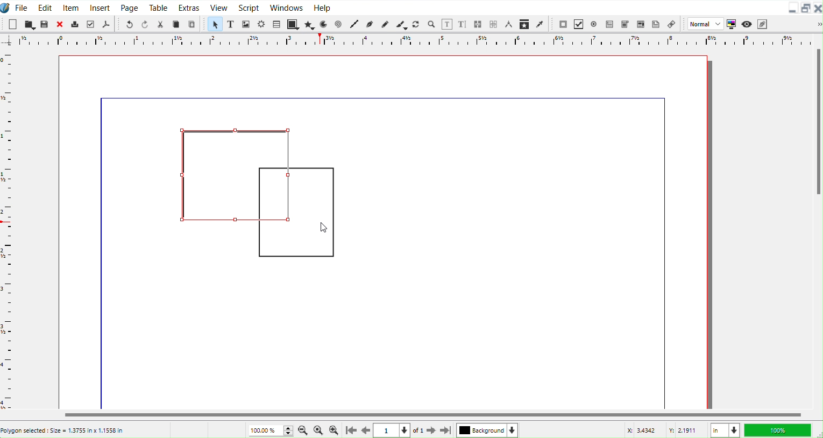 This screenshot has width=823, height=438. What do you see at coordinates (411, 415) in the screenshot?
I see `Horizontal Scroll bar` at bounding box center [411, 415].